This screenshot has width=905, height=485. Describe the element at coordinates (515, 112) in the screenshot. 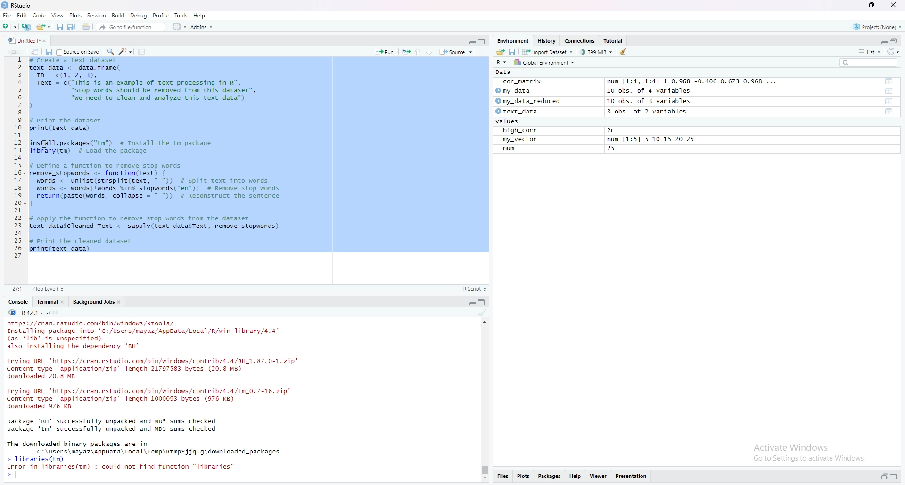

I see `text_data` at that location.